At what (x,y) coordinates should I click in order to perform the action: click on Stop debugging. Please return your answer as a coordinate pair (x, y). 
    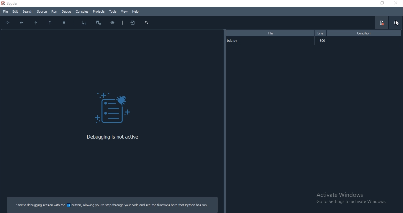
    Looking at the image, I should click on (64, 24).